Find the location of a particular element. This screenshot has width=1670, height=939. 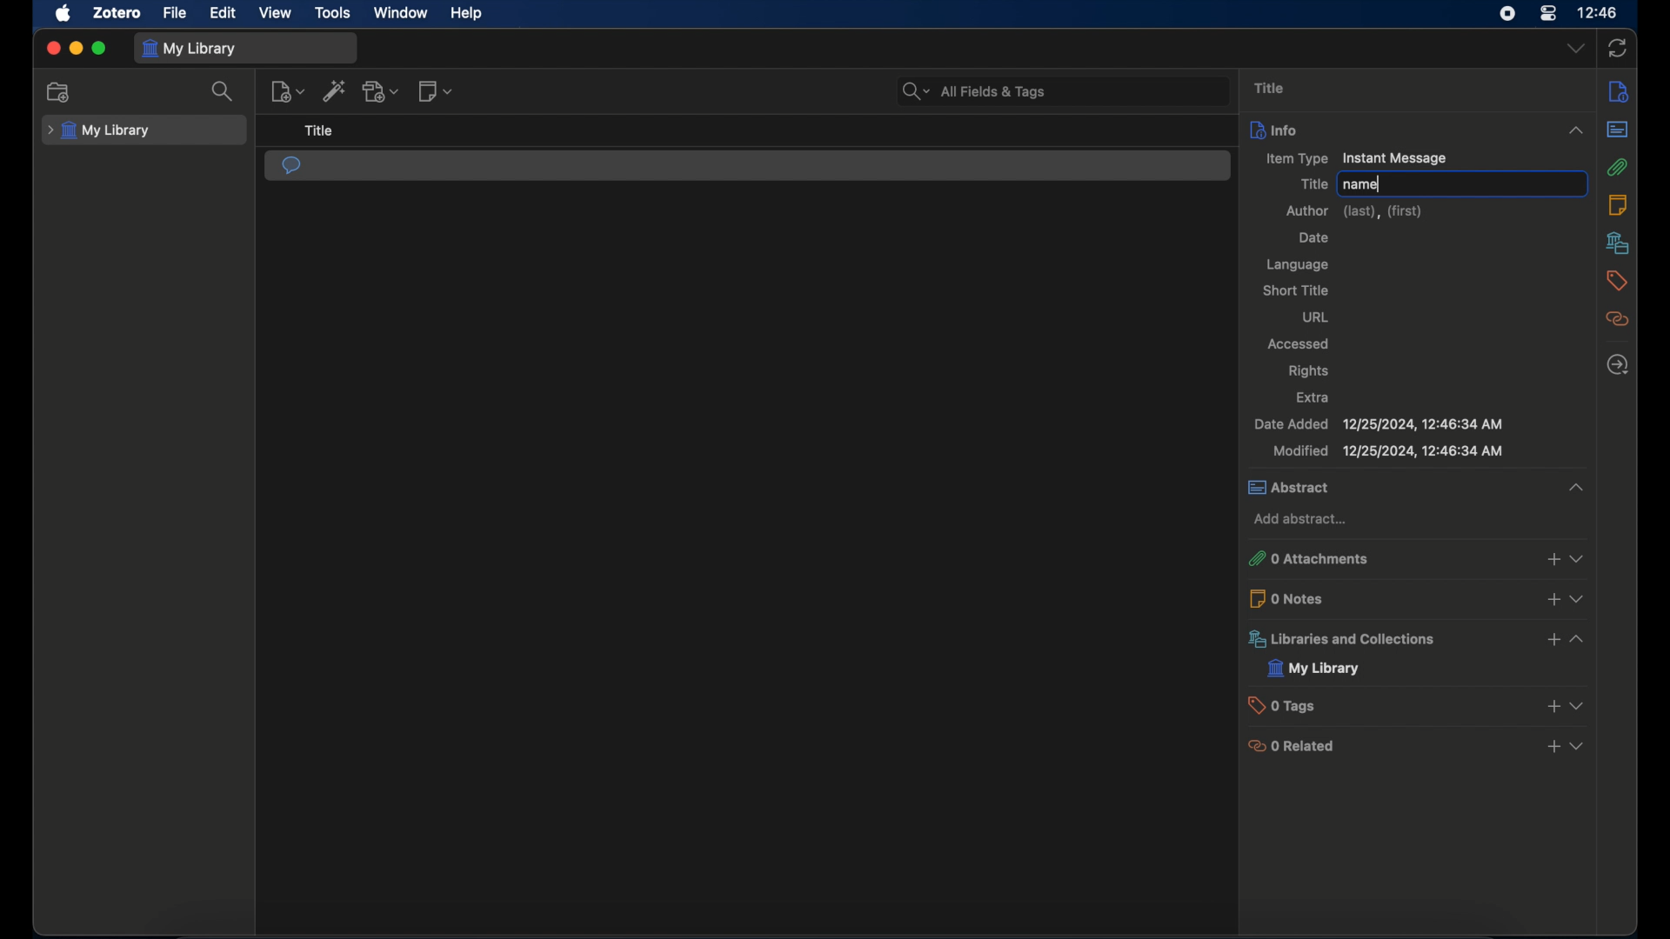

title is located at coordinates (1313, 183).